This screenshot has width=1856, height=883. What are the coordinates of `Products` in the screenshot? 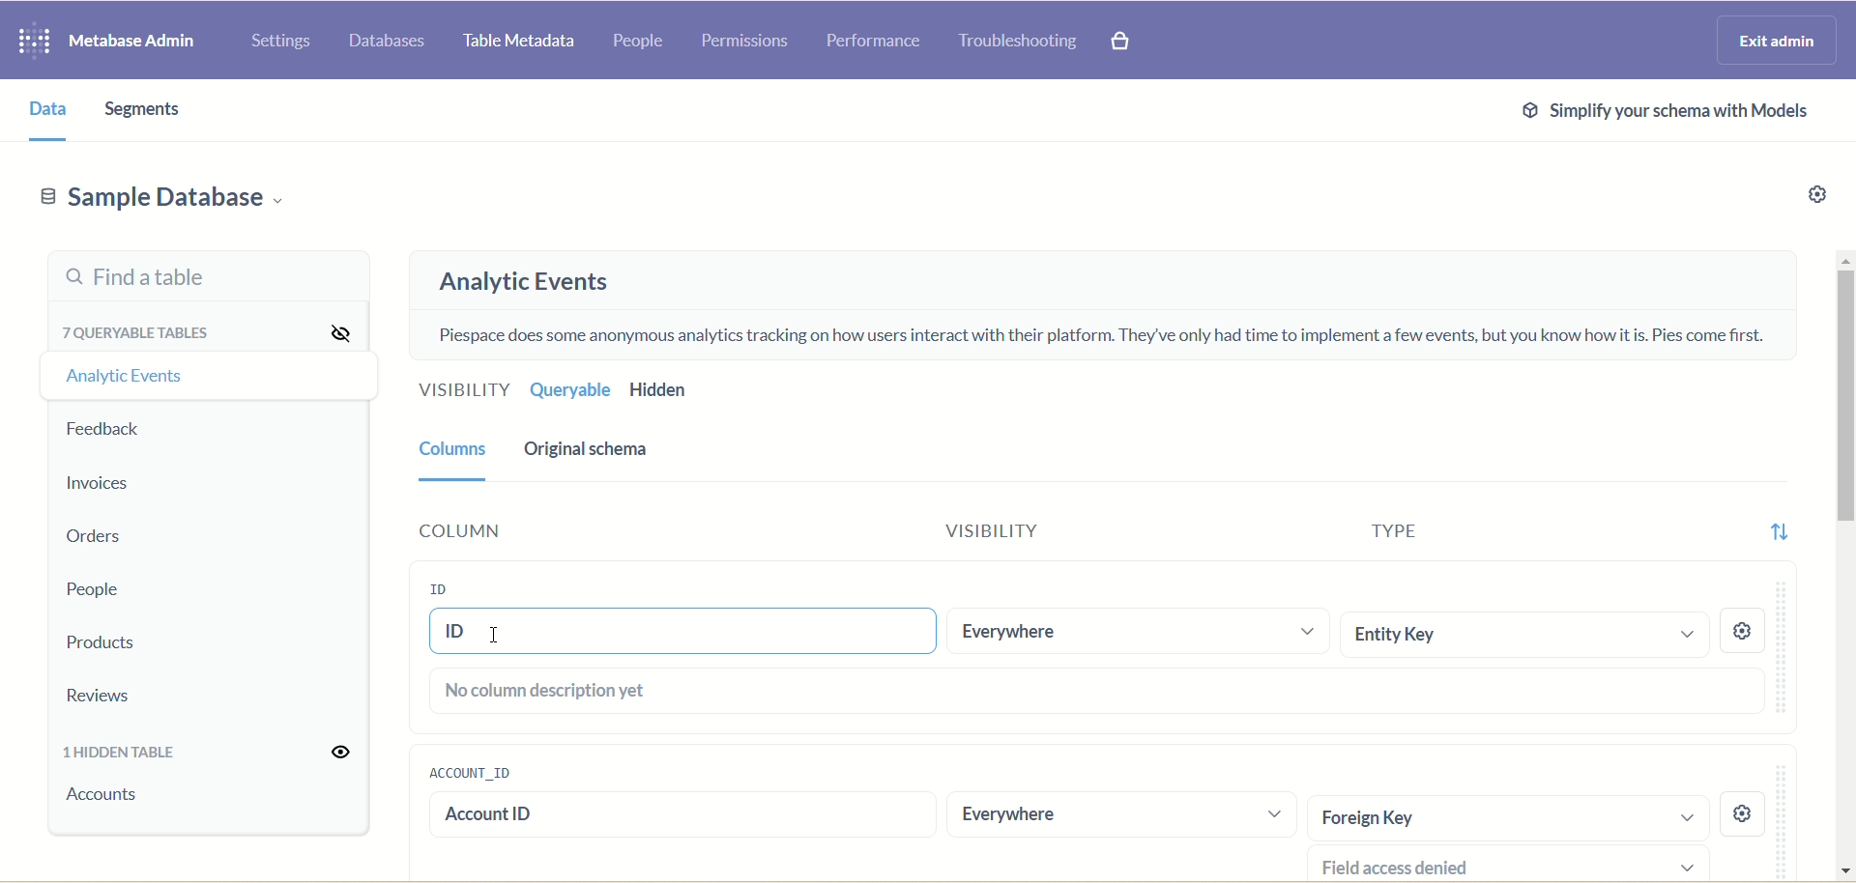 It's located at (124, 642).